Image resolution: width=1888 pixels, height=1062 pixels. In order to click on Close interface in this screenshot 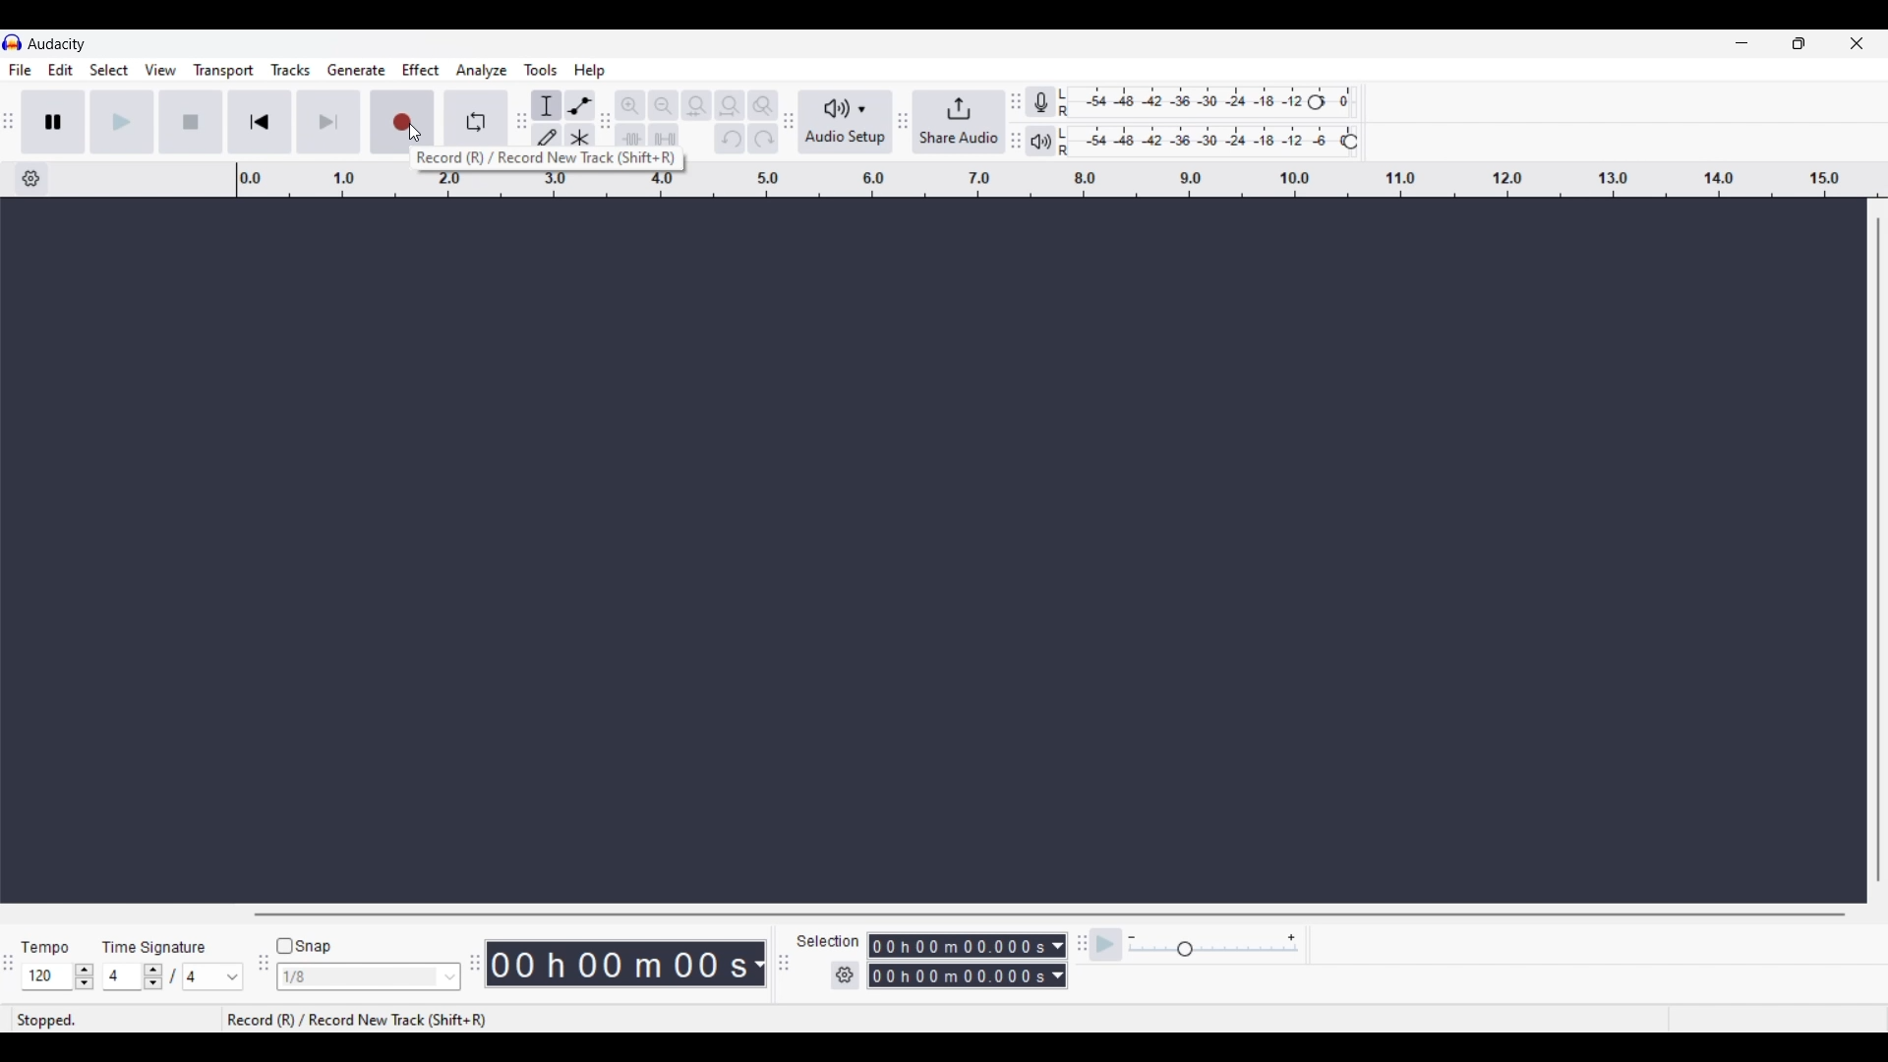, I will do `click(1857, 43)`.